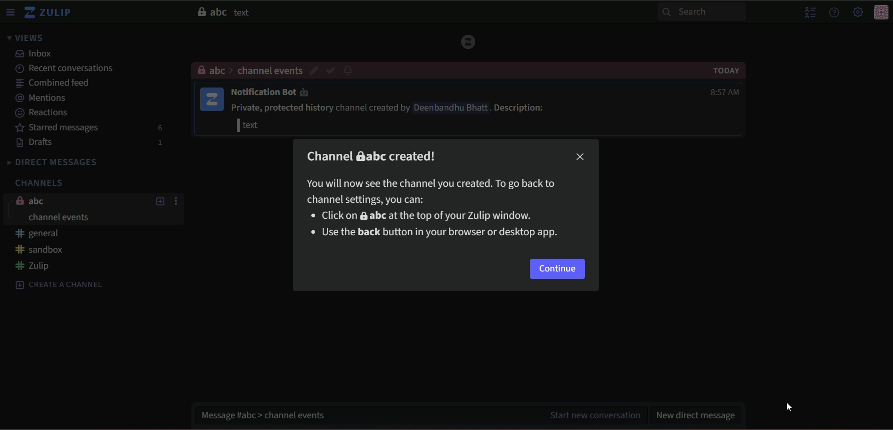  I want to click on help menu, so click(835, 12).